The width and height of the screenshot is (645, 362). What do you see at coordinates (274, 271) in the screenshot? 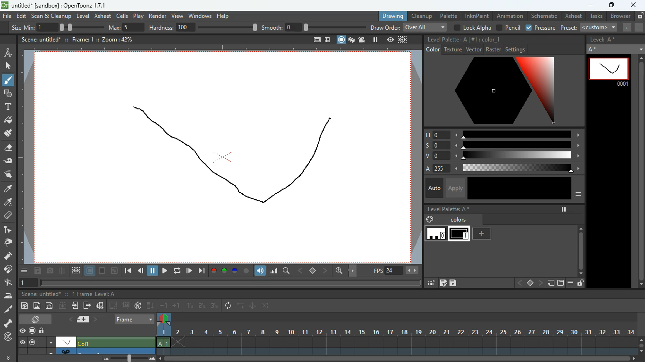
I see `graph` at bounding box center [274, 271].